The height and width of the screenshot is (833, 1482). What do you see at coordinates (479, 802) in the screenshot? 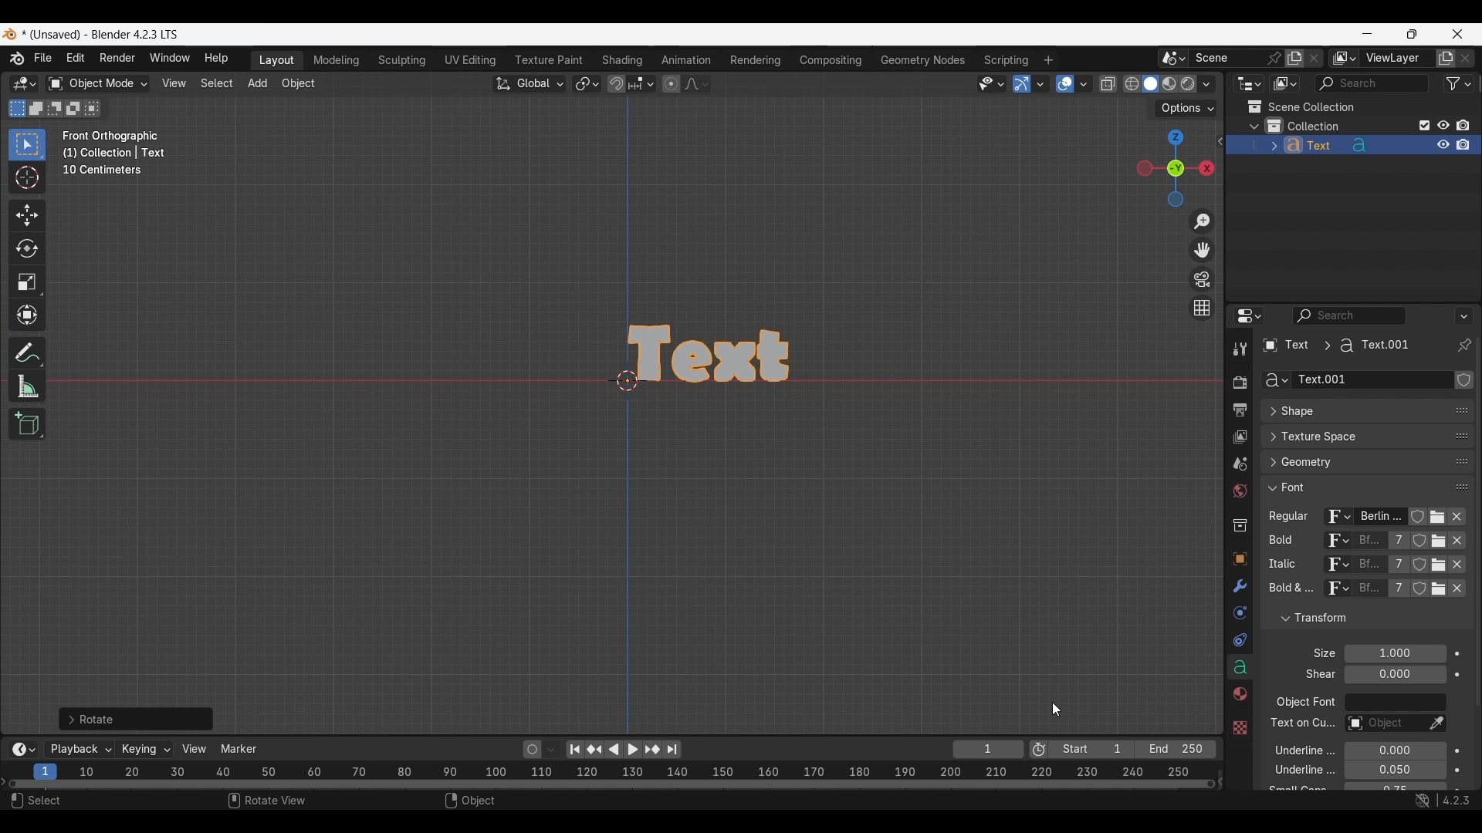
I see `content menu` at bounding box center [479, 802].